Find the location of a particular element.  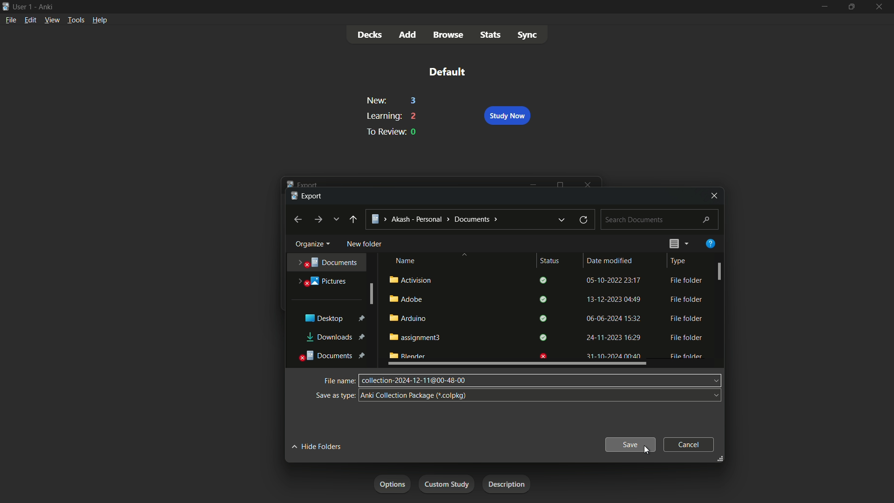

exporrt is located at coordinates (304, 183).